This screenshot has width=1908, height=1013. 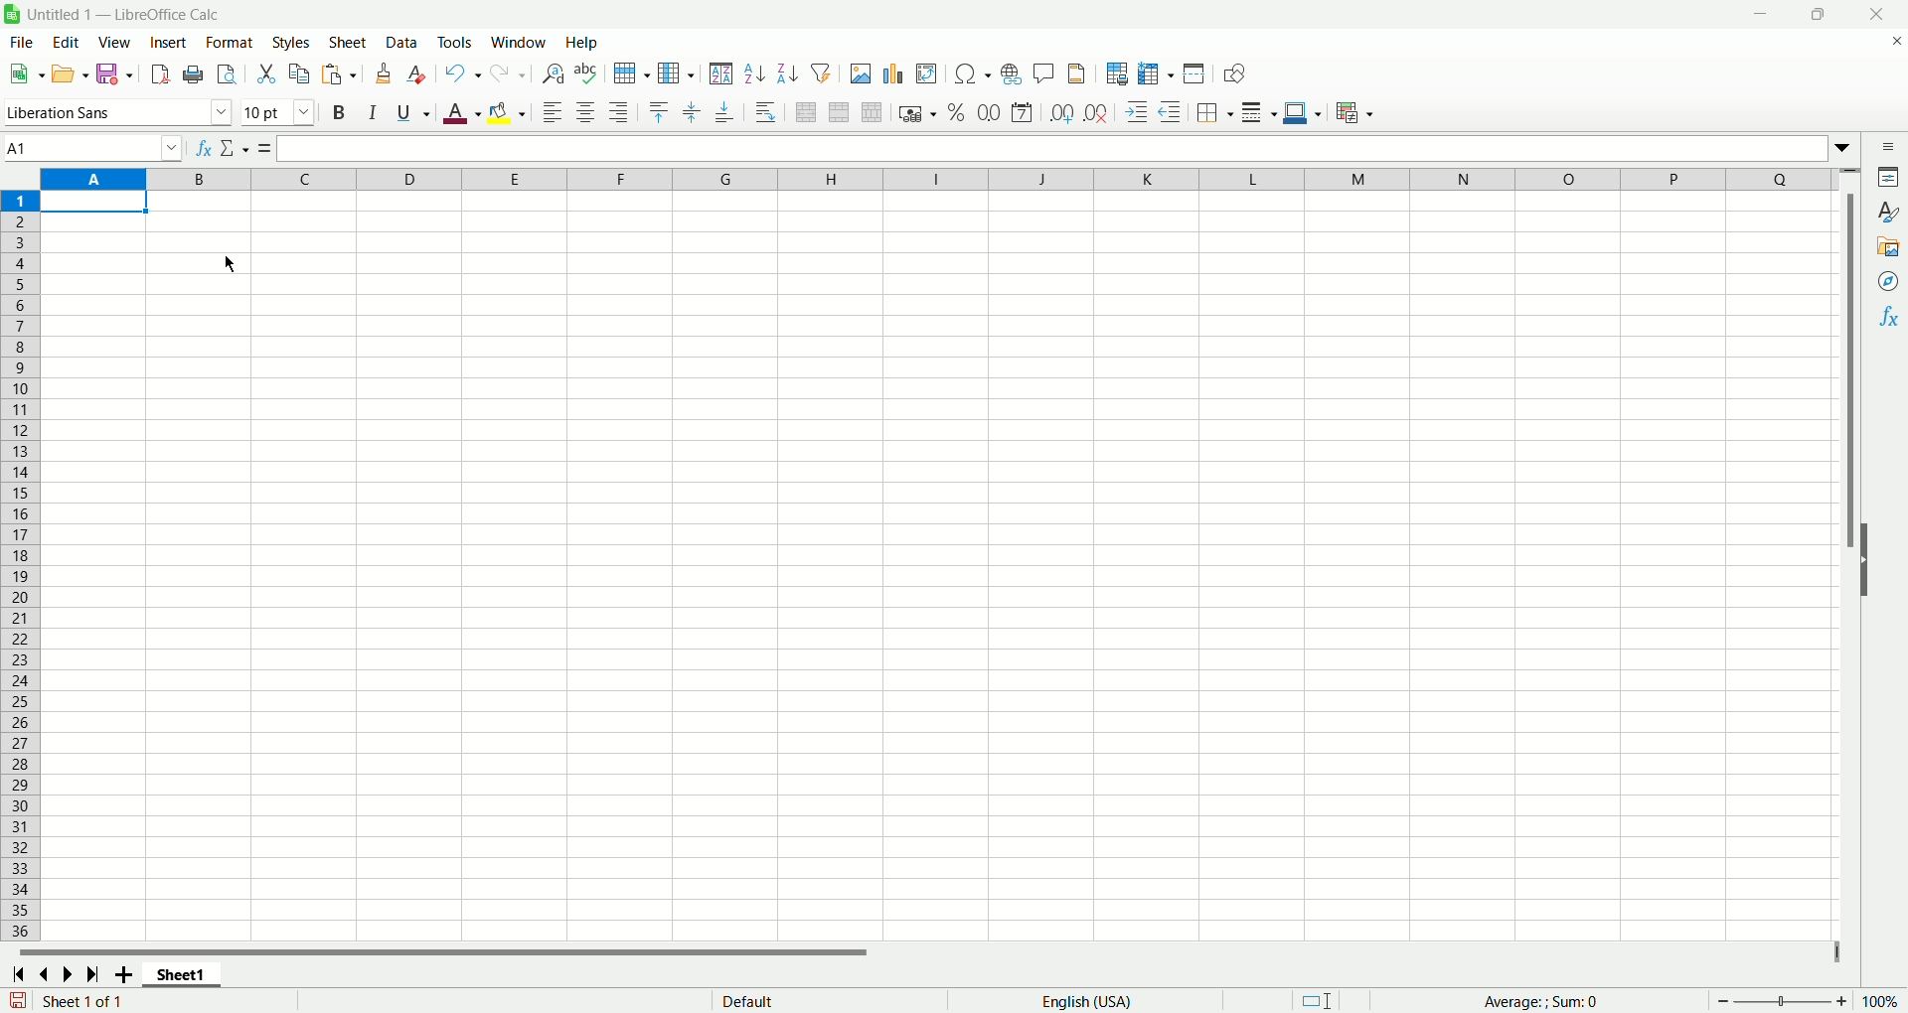 What do you see at coordinates (939, 569) in the screenshot?
I see `workbook` at bounding box center [939, 569].